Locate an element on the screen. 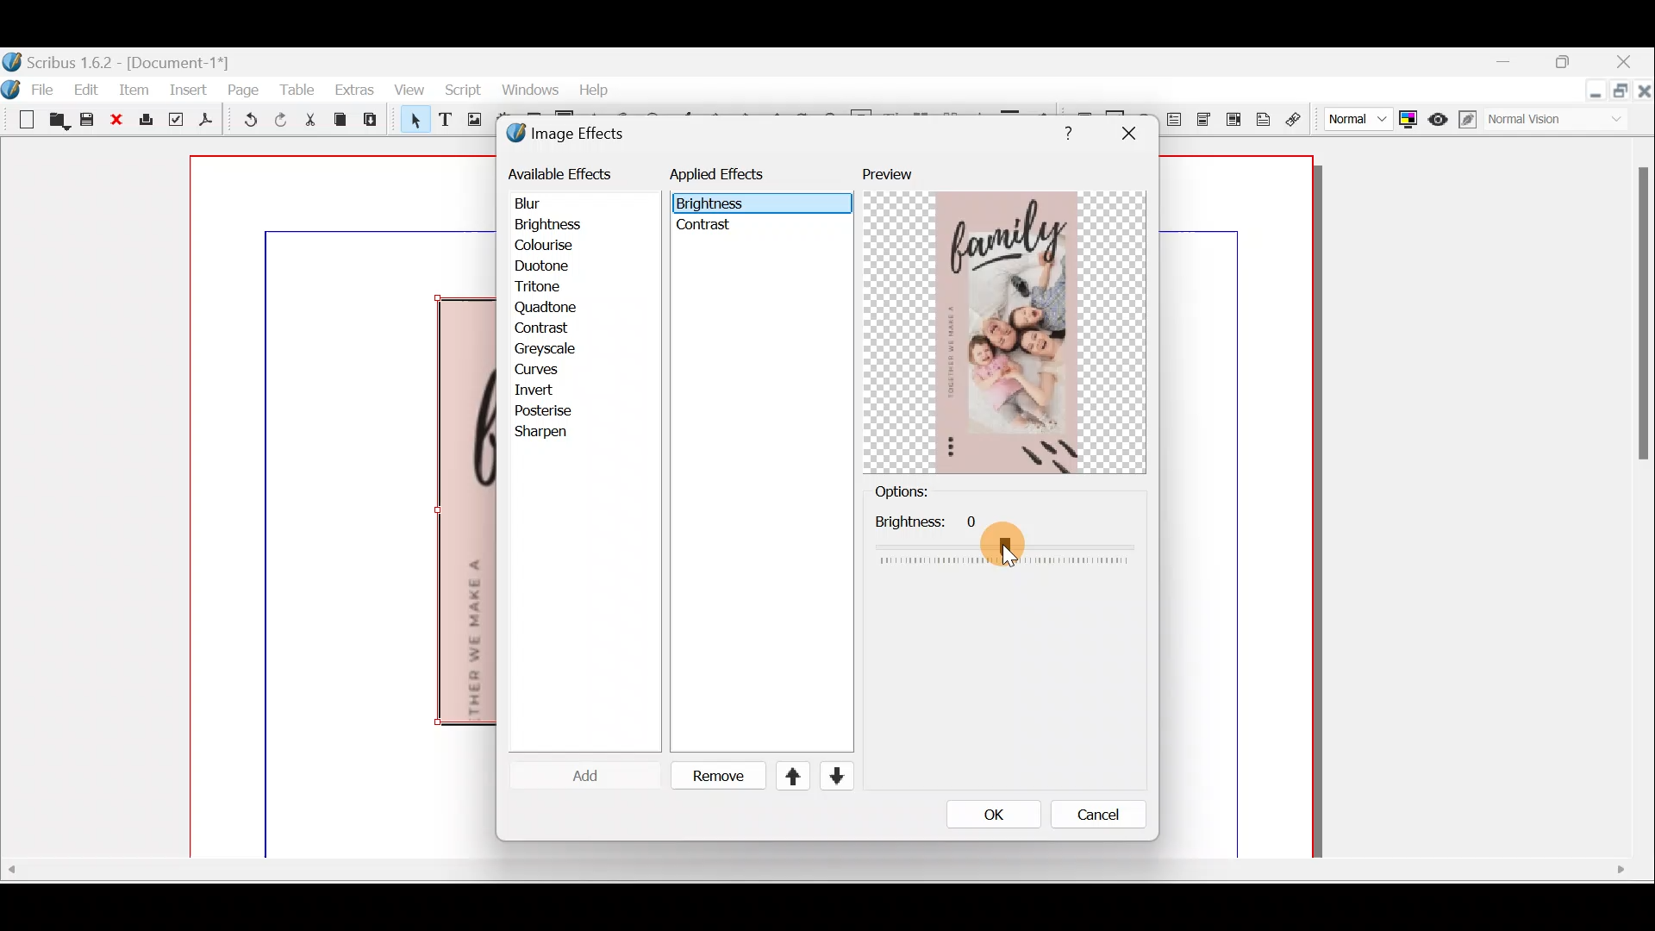  New is located at coordinates (17, 118).